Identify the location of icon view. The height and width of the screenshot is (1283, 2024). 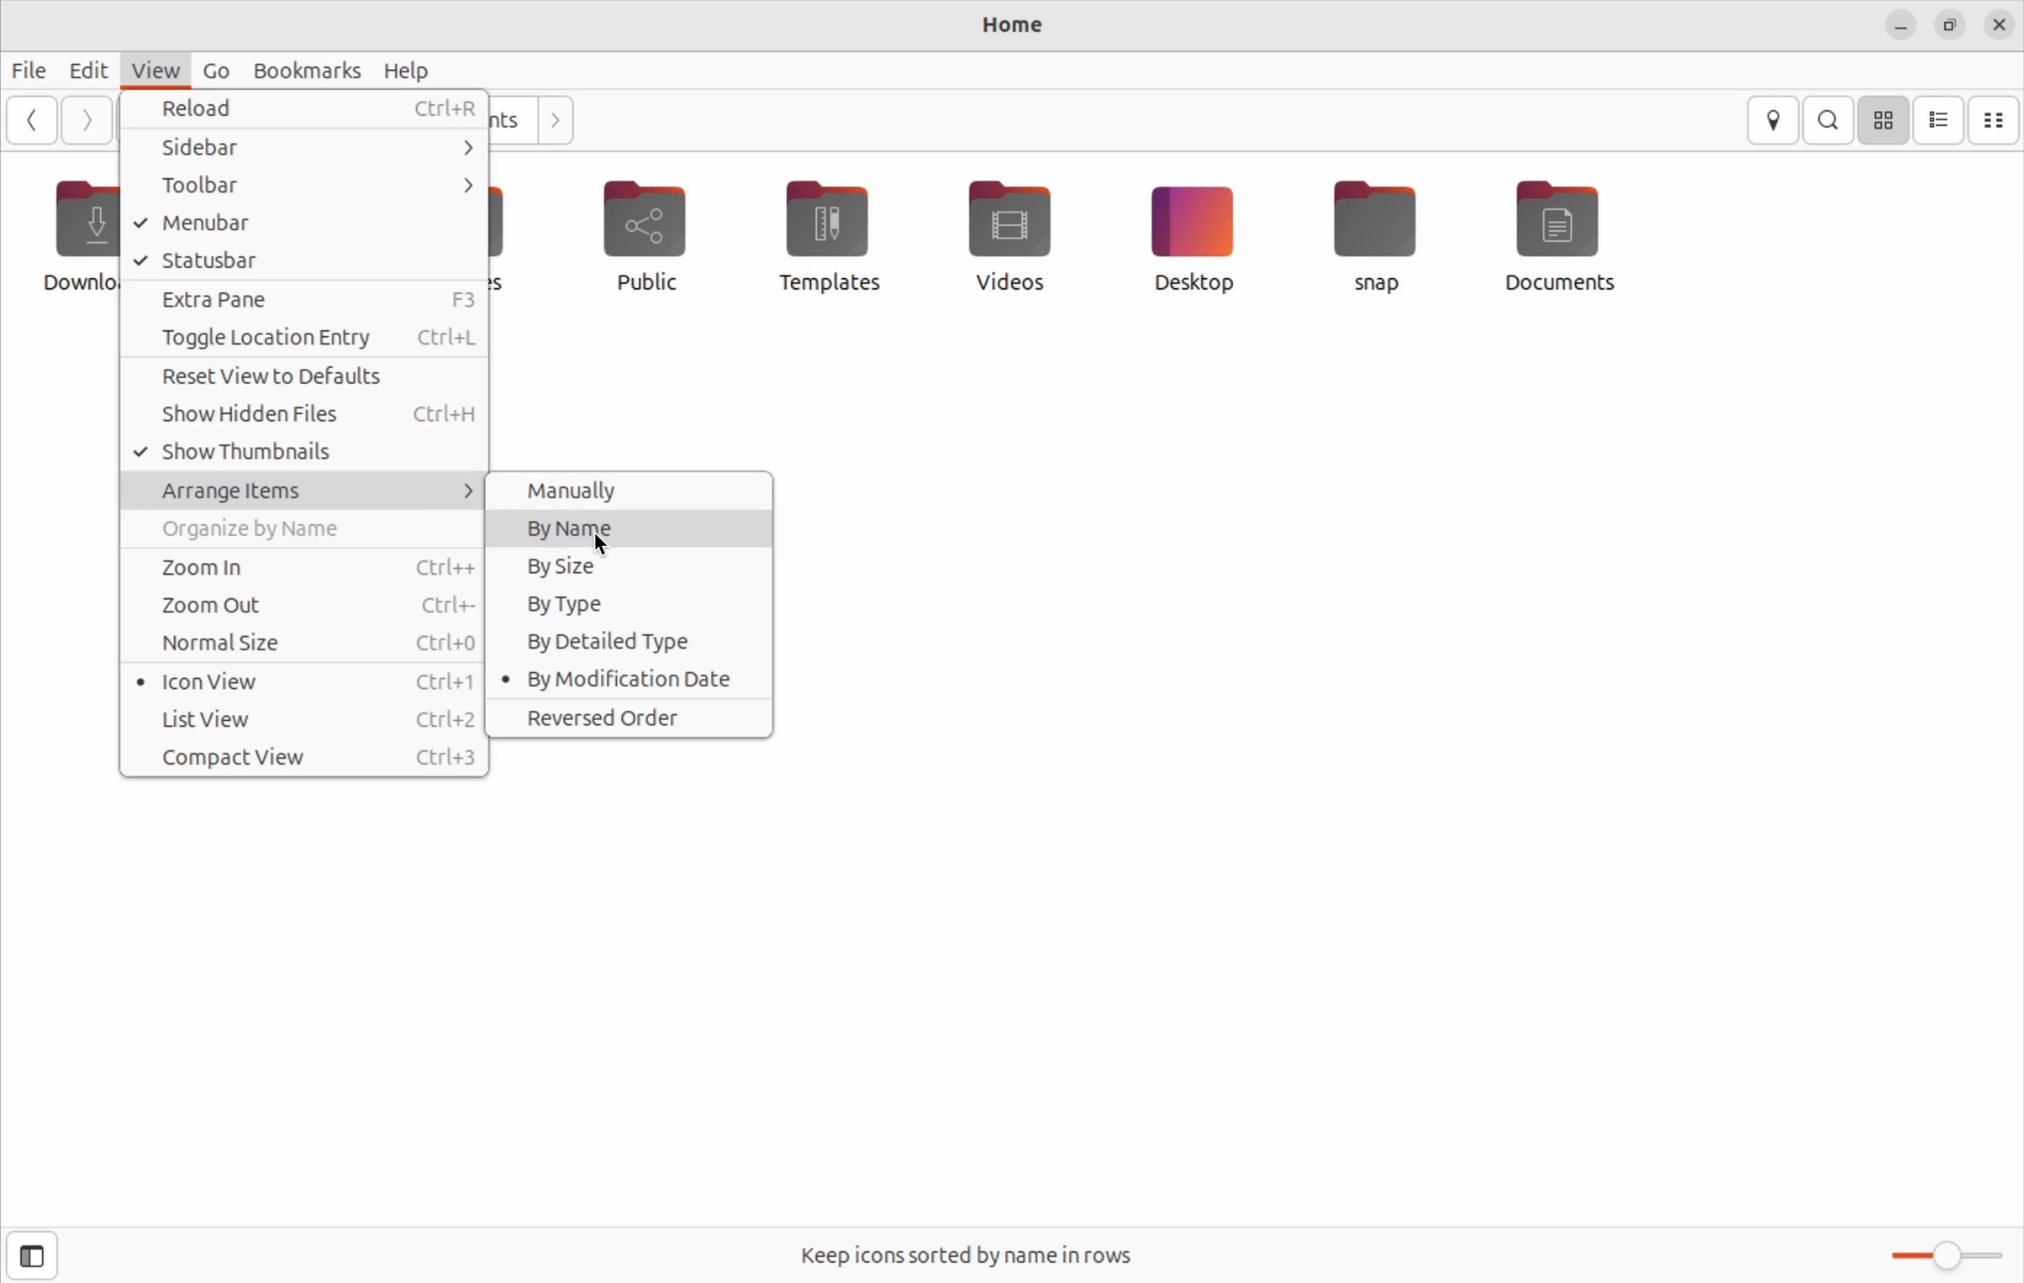
(307, 681).